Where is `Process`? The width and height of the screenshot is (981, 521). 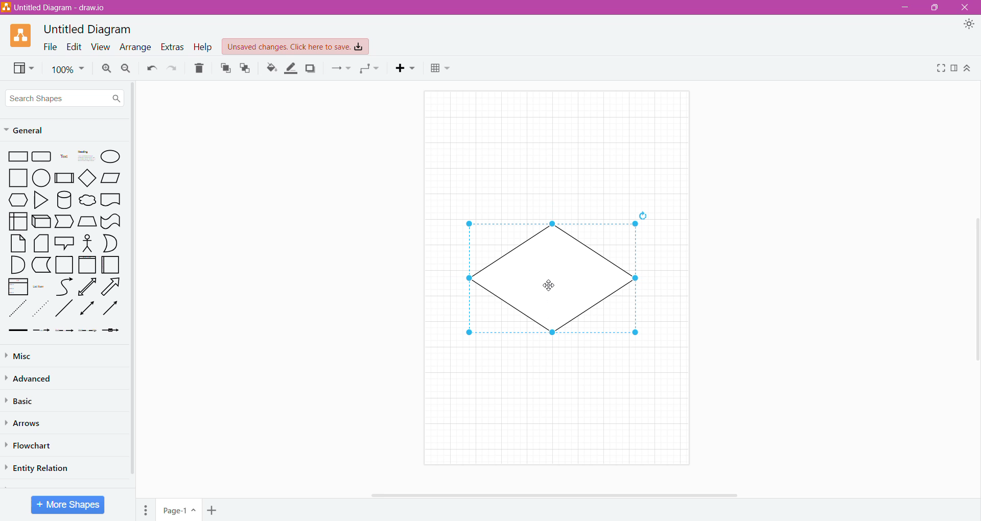
Process is located at coordinates (65, 177).